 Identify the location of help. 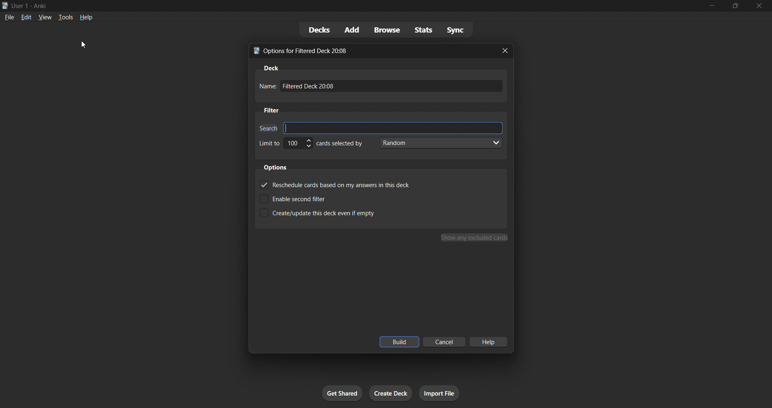
(491, 342).